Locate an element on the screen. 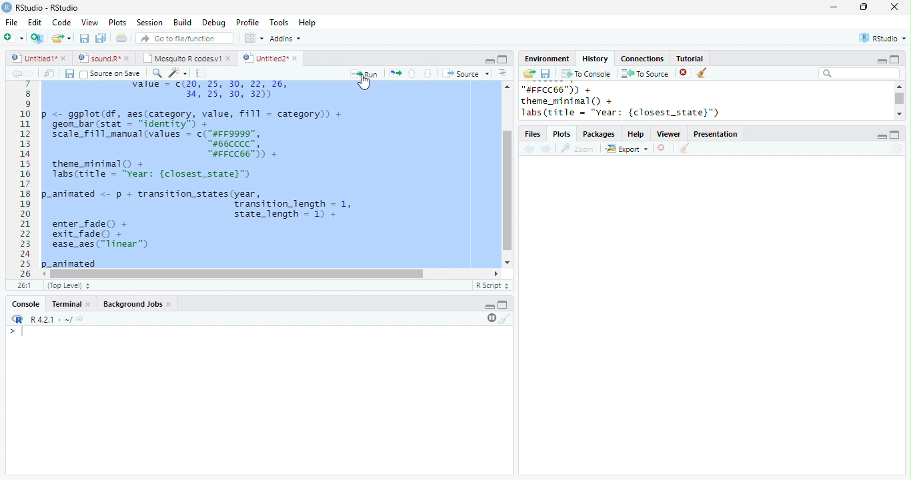  cursor is located at coordinates (364, 82).